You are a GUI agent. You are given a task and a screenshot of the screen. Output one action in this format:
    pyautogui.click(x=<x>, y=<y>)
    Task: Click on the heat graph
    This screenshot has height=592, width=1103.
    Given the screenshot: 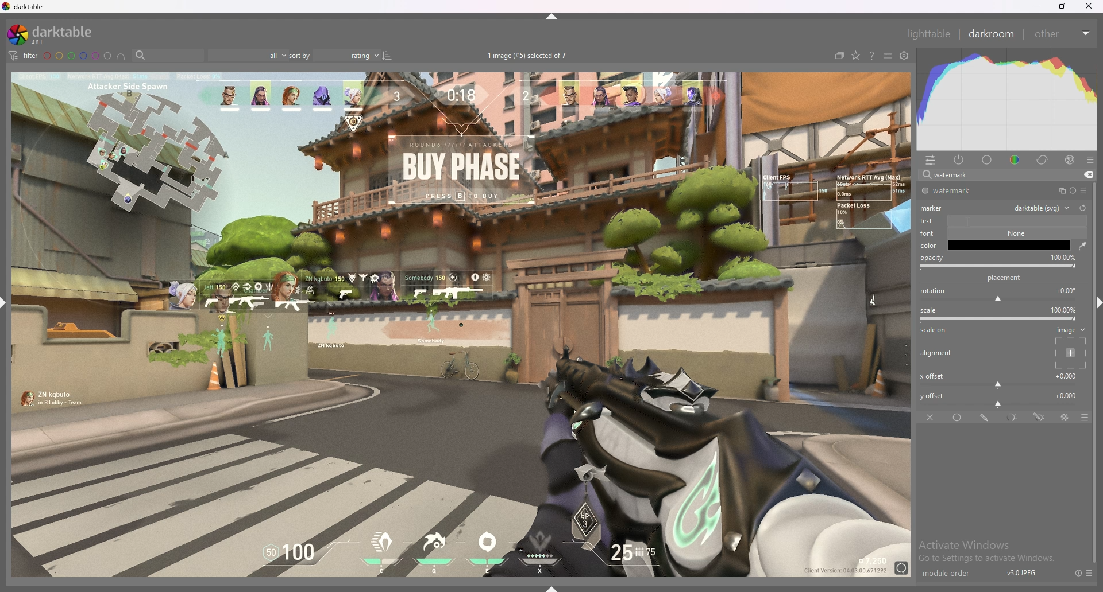 What is the action you would take?
    pyautogui.click(x=1007, y=99)
    